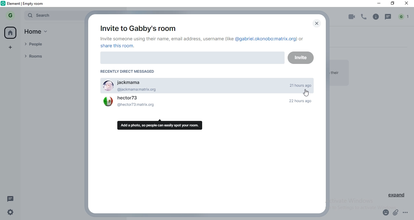 The width and height of the screenshot is (414, 220). What do you see at coordinates (397, 196) in the screenshot?
I see `expand` at bounding box center [397, 196].